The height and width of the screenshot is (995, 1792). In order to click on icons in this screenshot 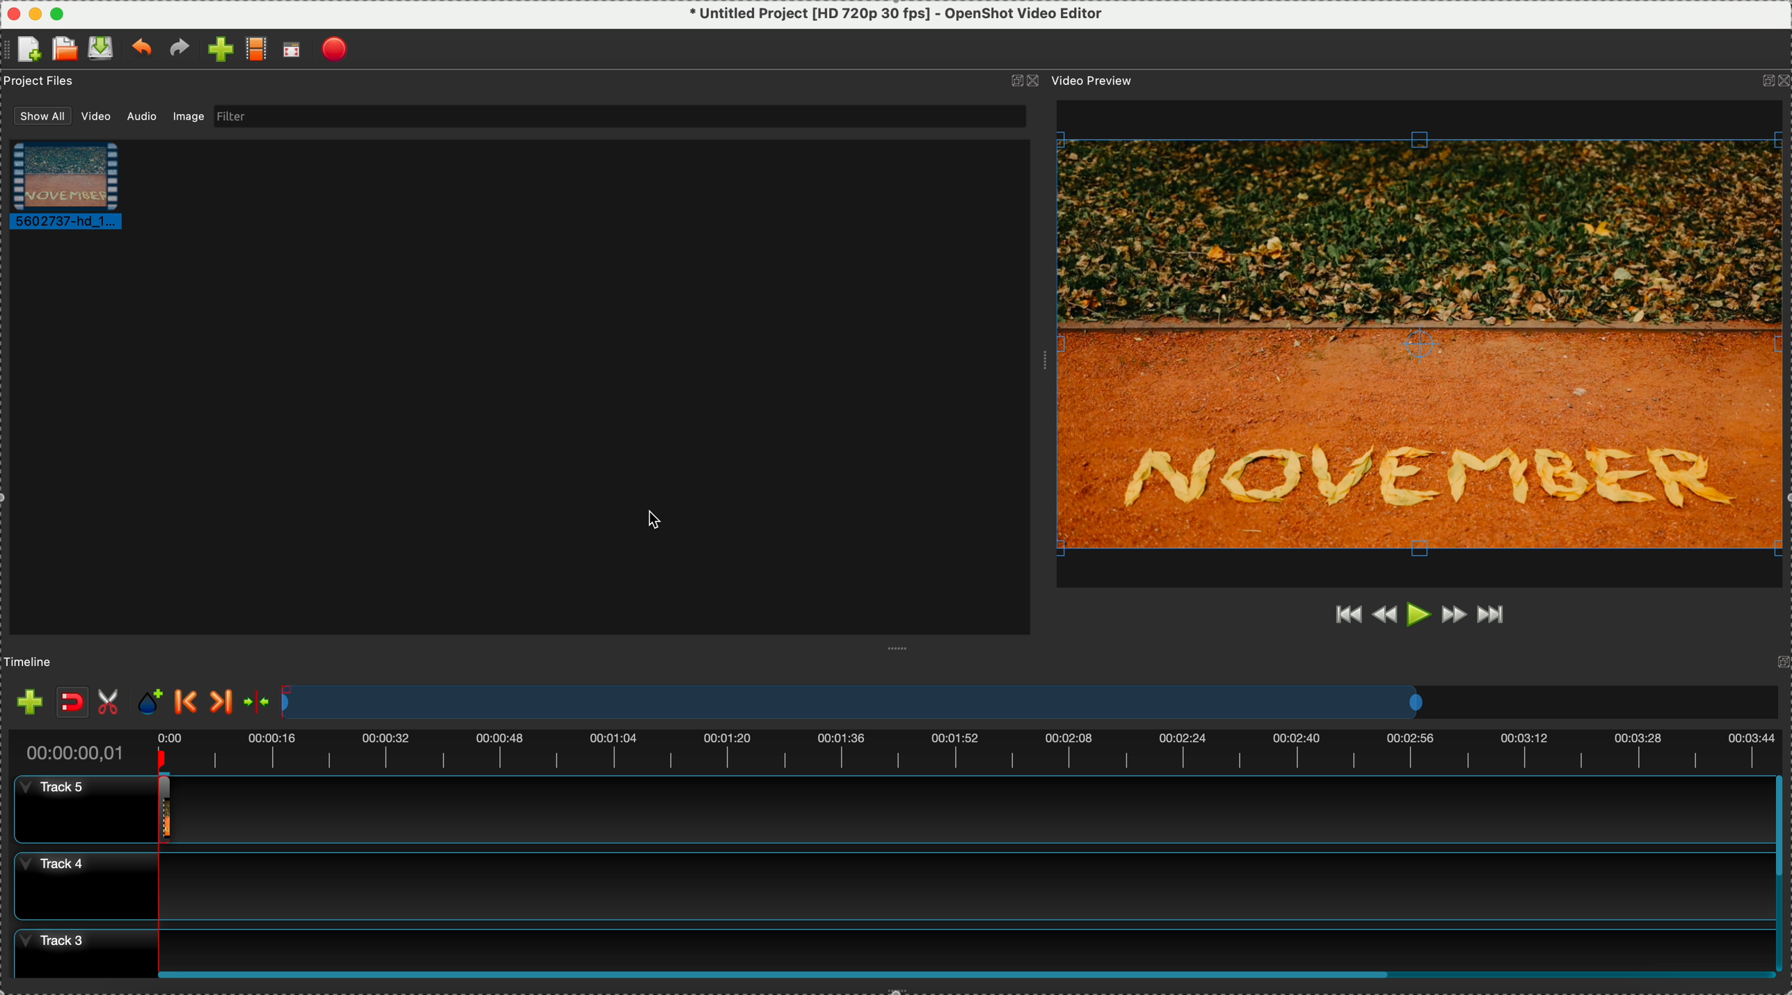, I will do `click(1023, 81)`.